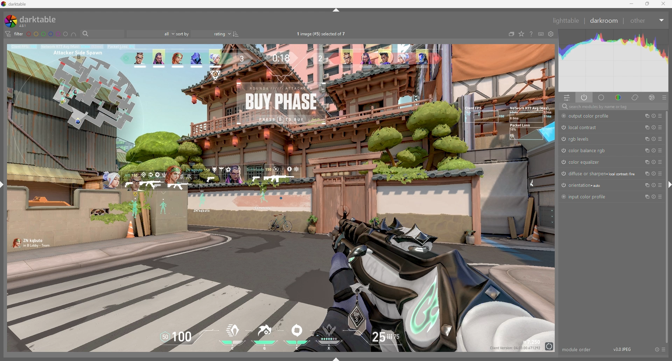 The image size is (672, 361). What do you see at coordinates (613, 107) in the screenshot?
I see `search modules` at bounding box center [613, 107].